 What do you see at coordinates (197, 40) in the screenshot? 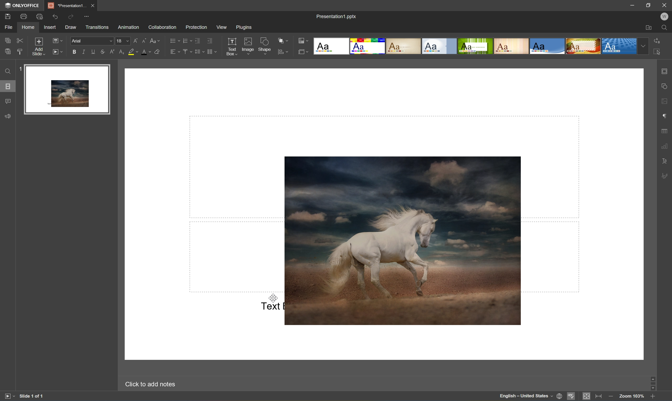
I see `Decrease indent` at bounding box center [197, 40].